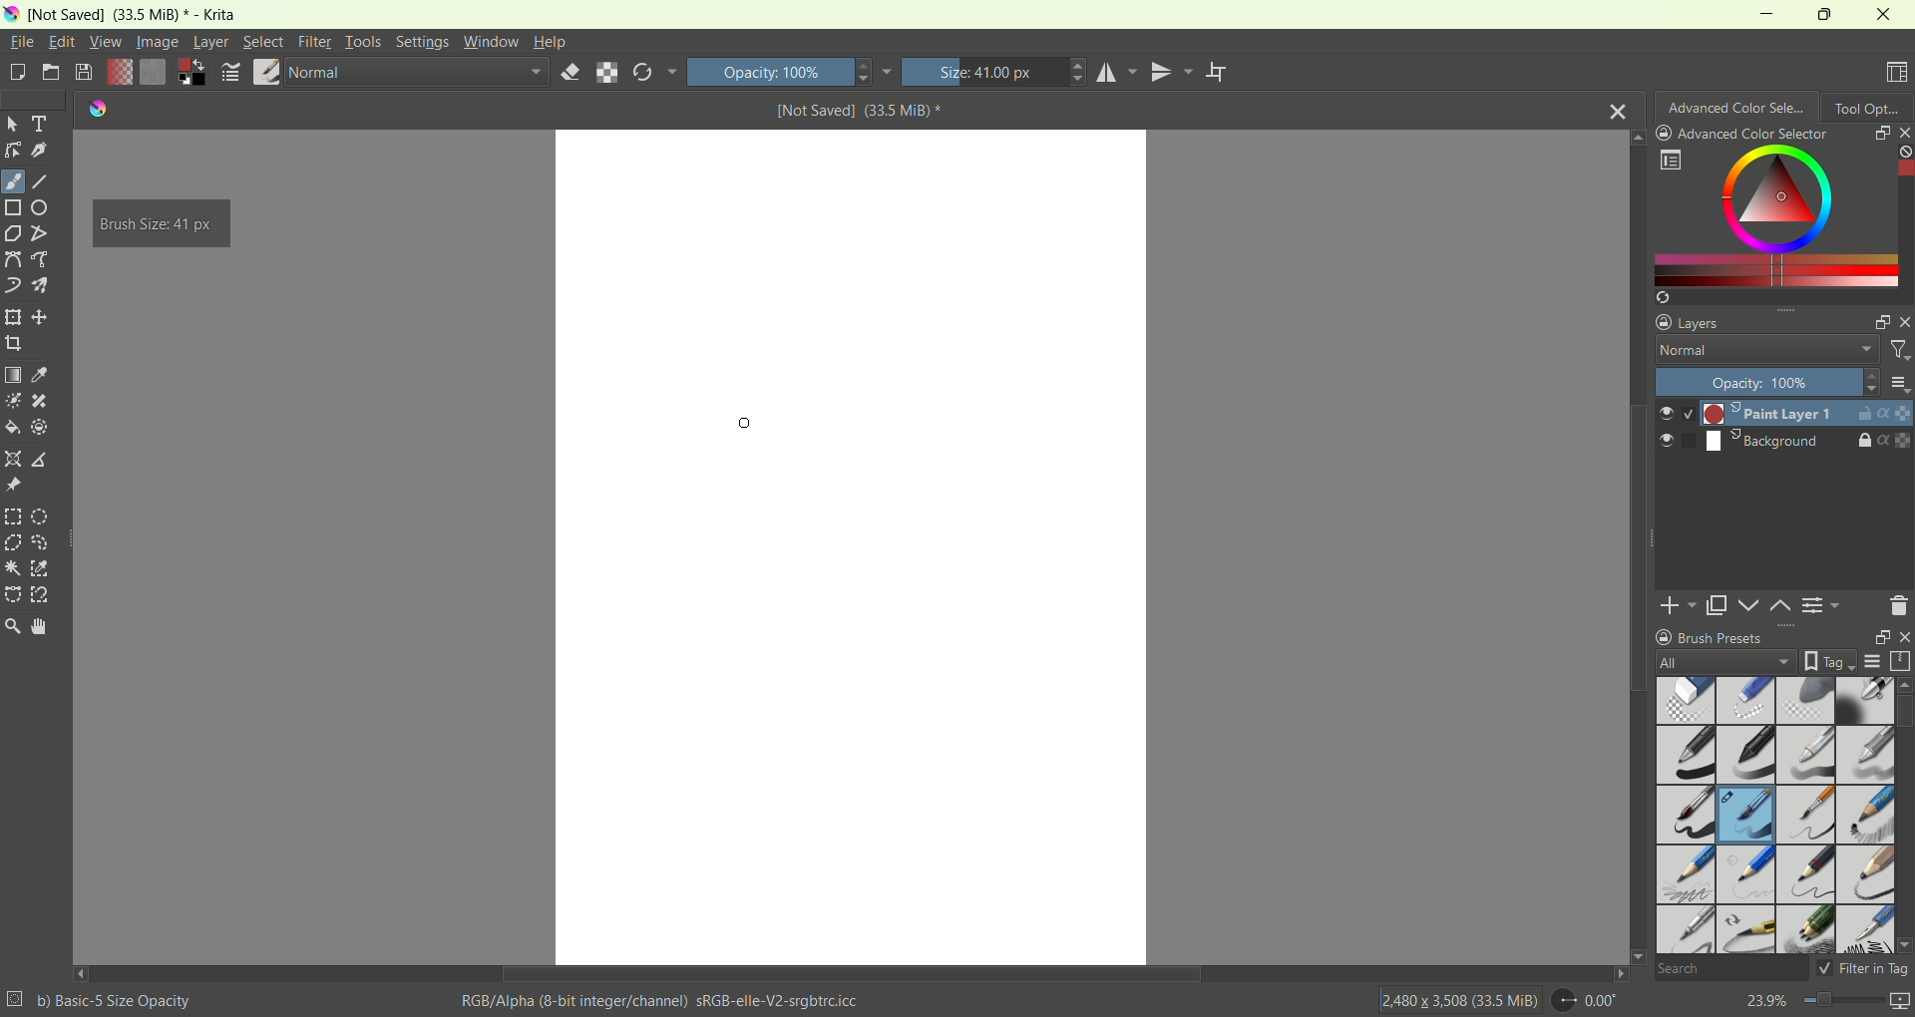 This screenshot has height=1017, width=1915. I want to click on filter, so click(316, 42).